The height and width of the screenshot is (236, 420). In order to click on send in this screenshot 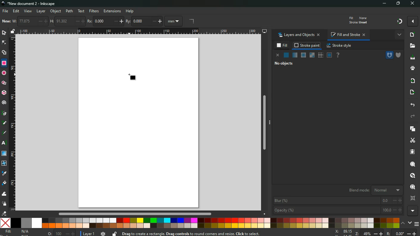, I will do `click(412, 93)`.